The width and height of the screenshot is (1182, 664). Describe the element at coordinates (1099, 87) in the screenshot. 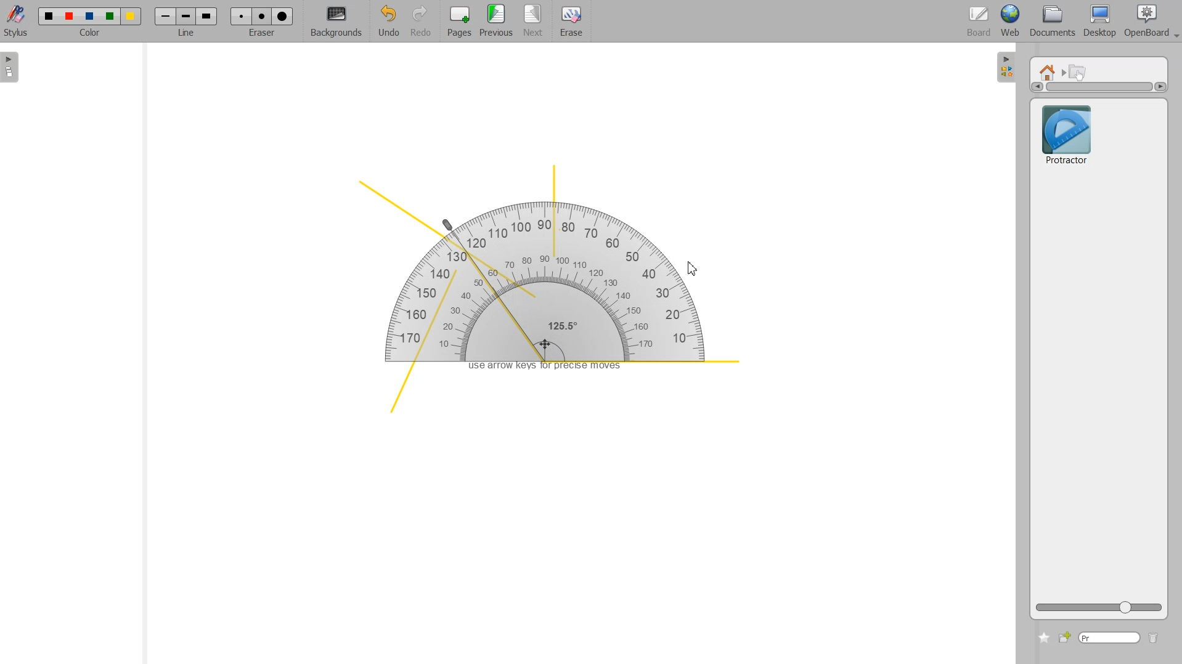

I see `Vertical scrollbar` at that location.